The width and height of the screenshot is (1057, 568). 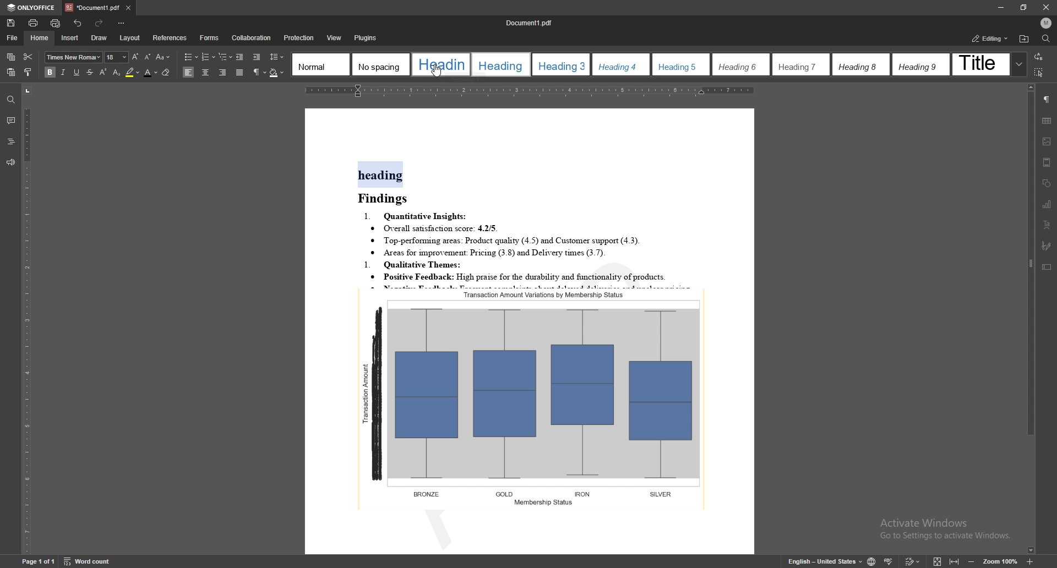 What do you see at coordinates (488, 253) in the screenshot?
I see `® Areas for improvement: Pricing (3.8) and Delivery times (3.7).` at bounding box center [488, 253].